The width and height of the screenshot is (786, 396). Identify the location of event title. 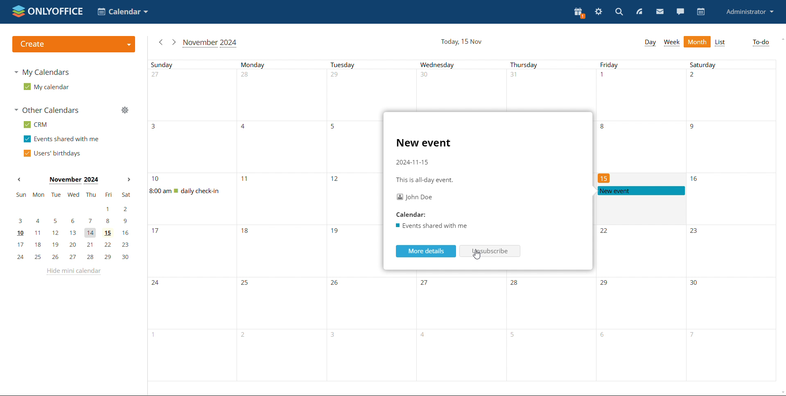
(424, 144).